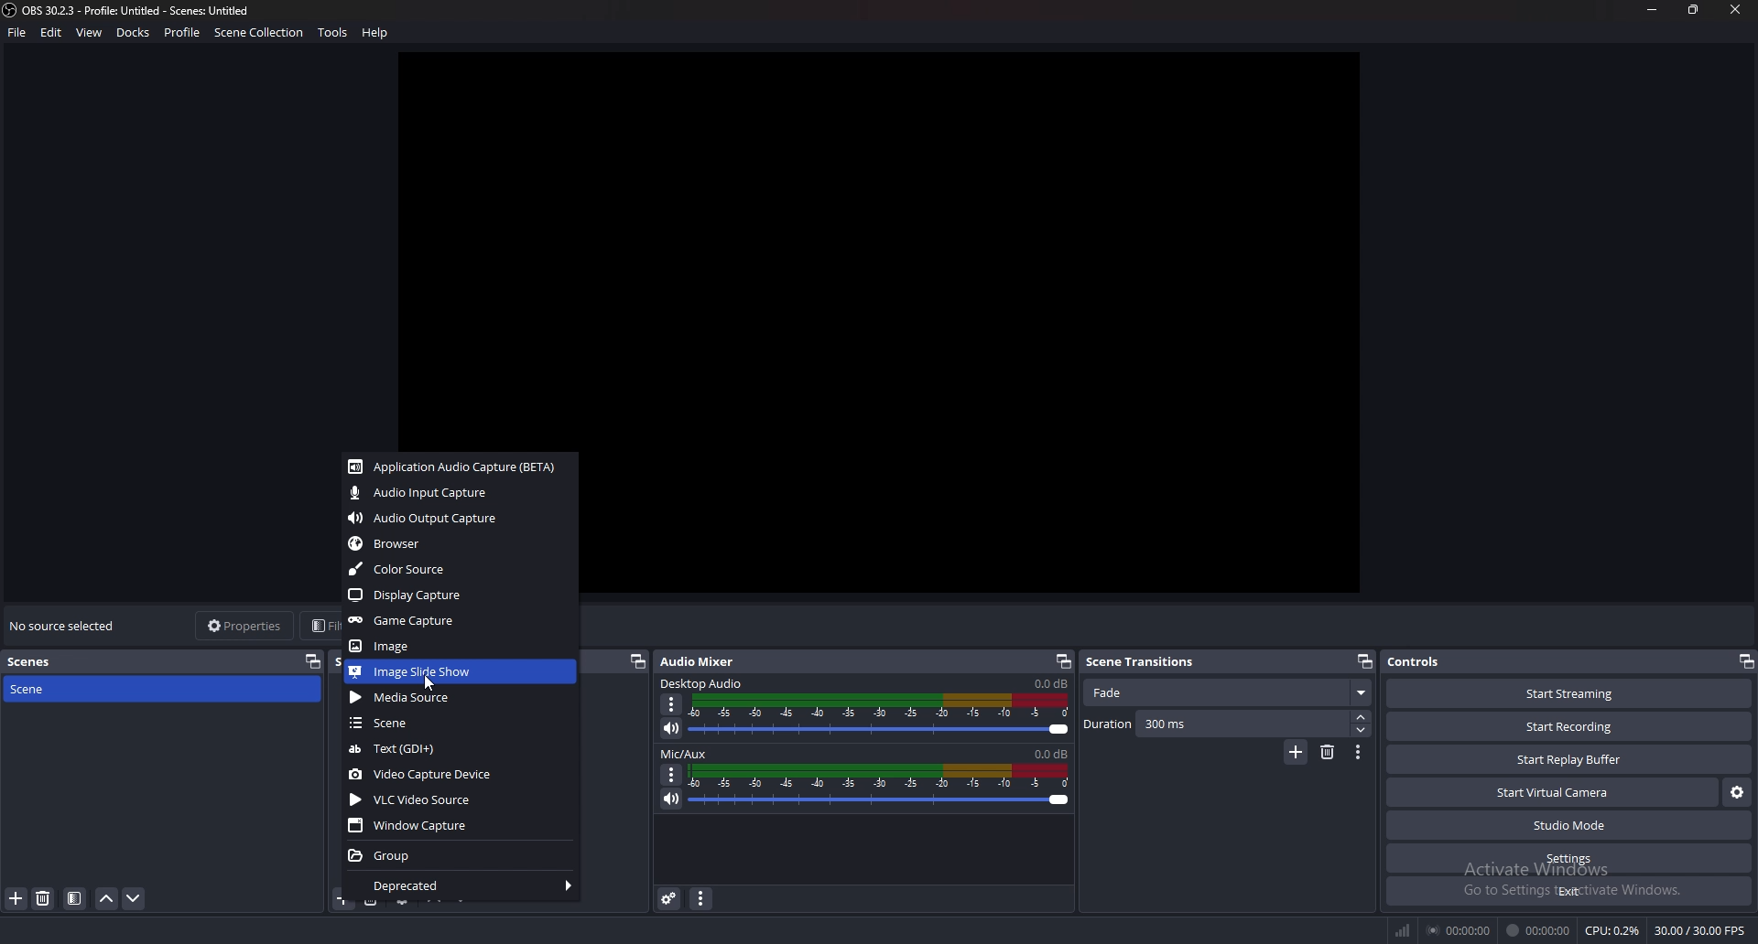  I want to click on tools, so click(334, 32).